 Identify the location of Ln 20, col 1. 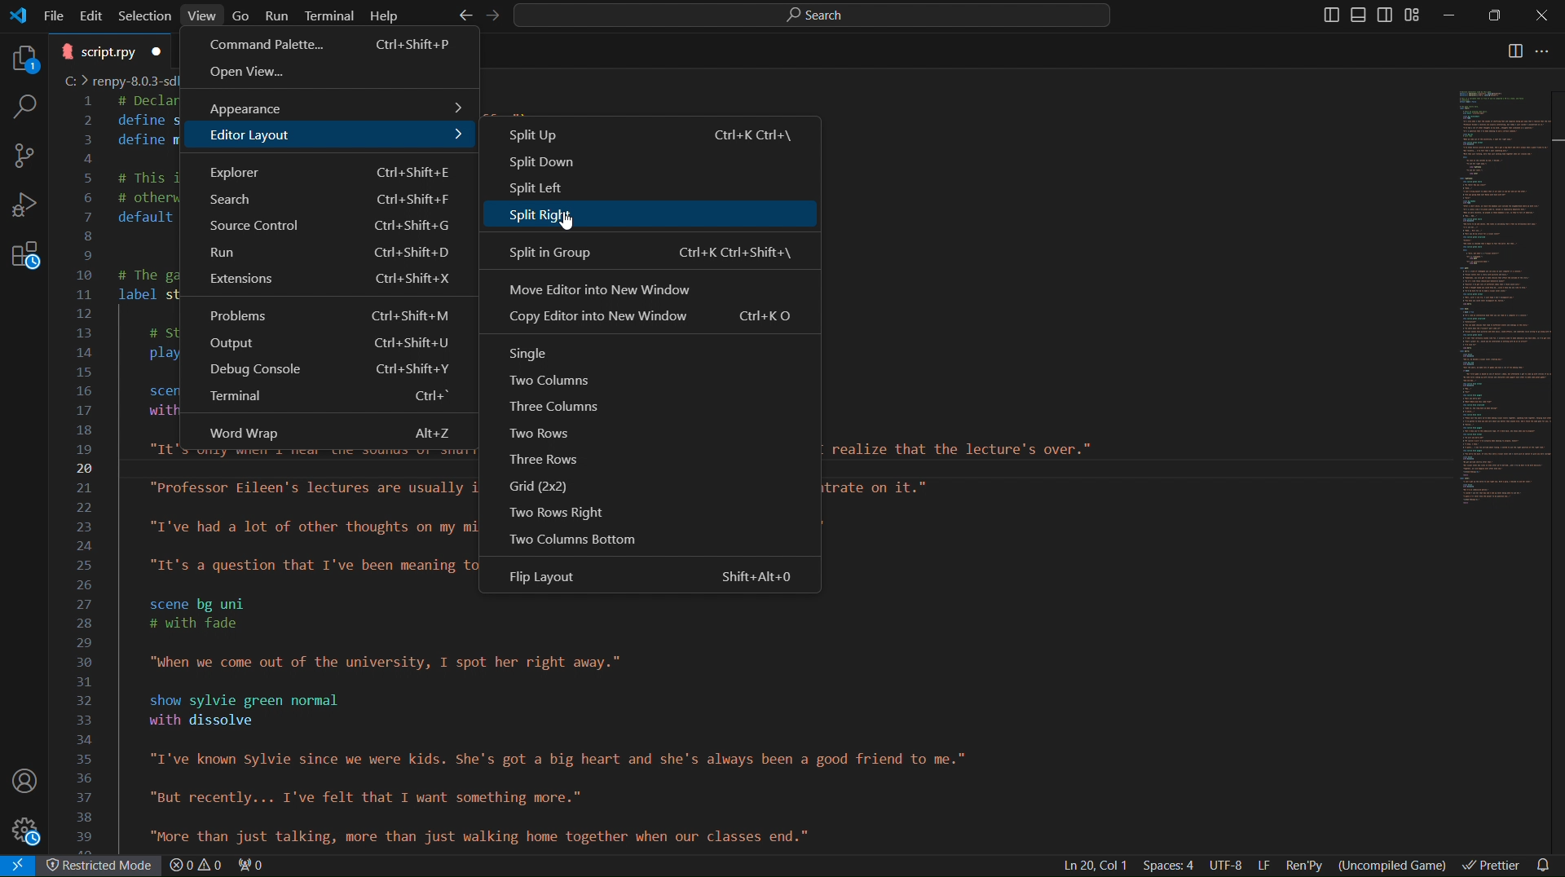
(1092, 865).